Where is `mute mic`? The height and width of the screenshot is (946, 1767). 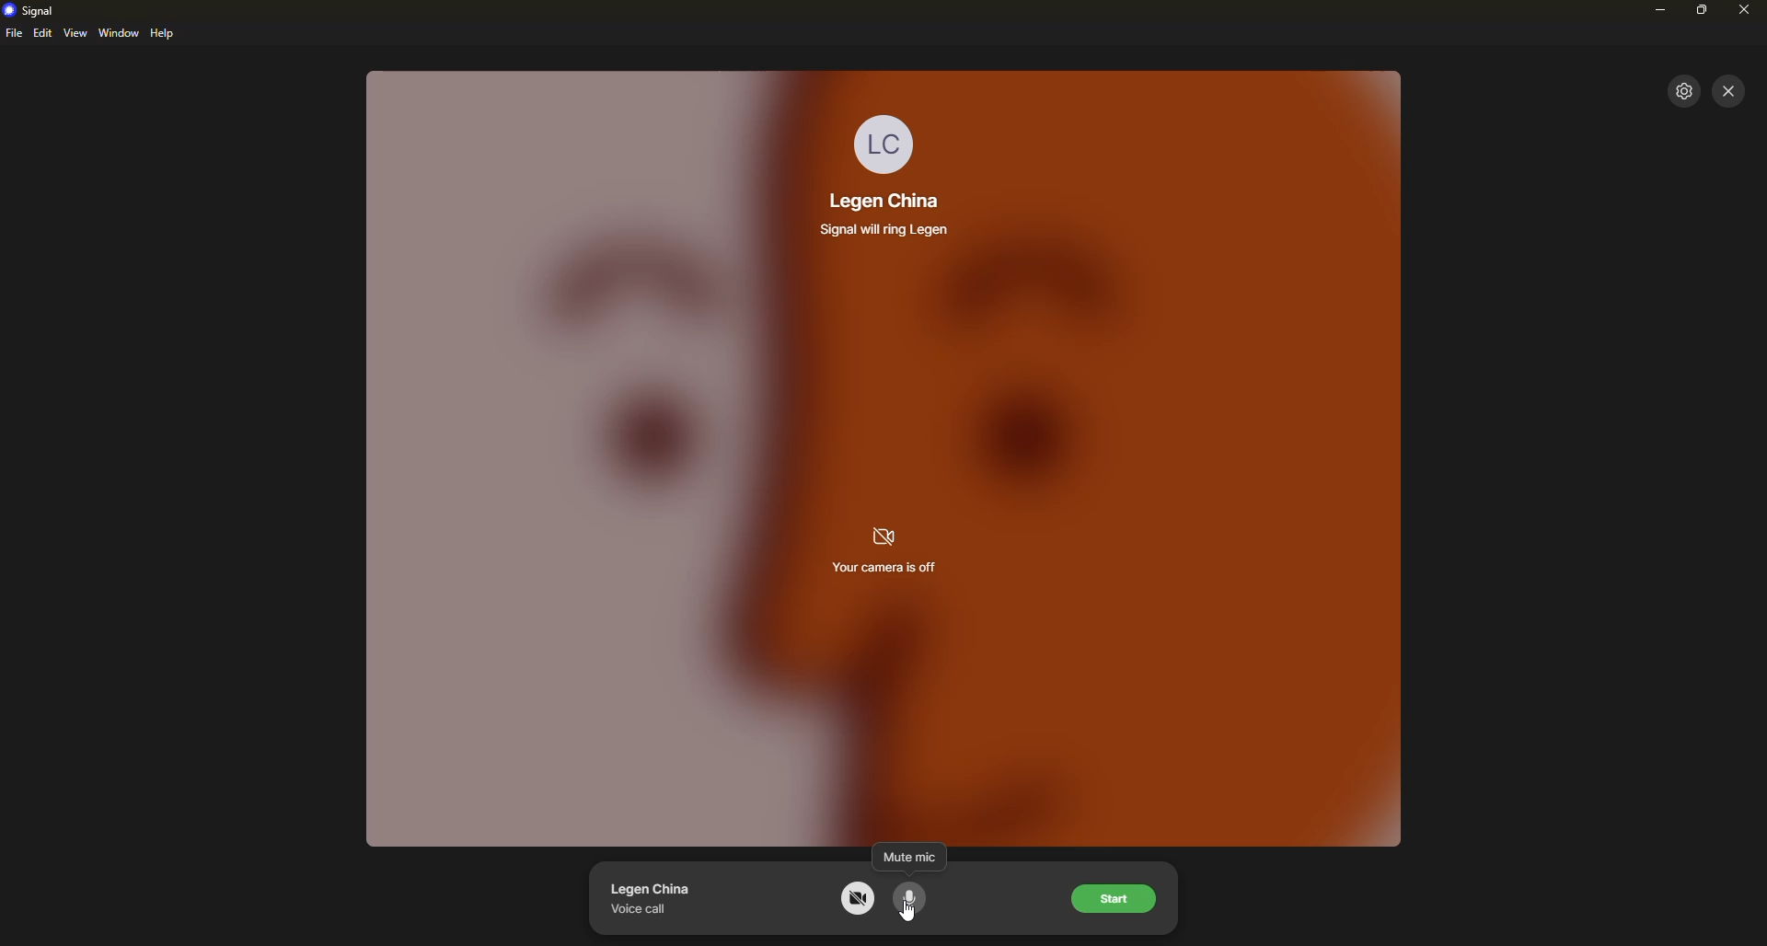 mute mic is located at coordinates (911, 899).